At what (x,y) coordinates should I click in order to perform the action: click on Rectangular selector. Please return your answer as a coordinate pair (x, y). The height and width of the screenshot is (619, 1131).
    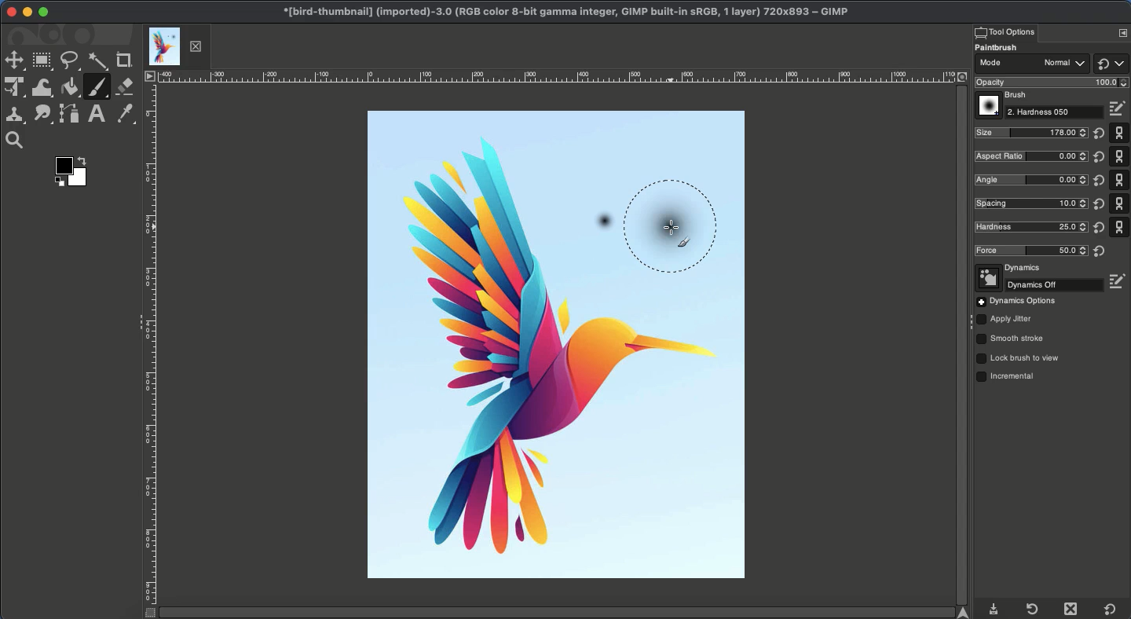
    Looking at the image, I should click on (42, 61).